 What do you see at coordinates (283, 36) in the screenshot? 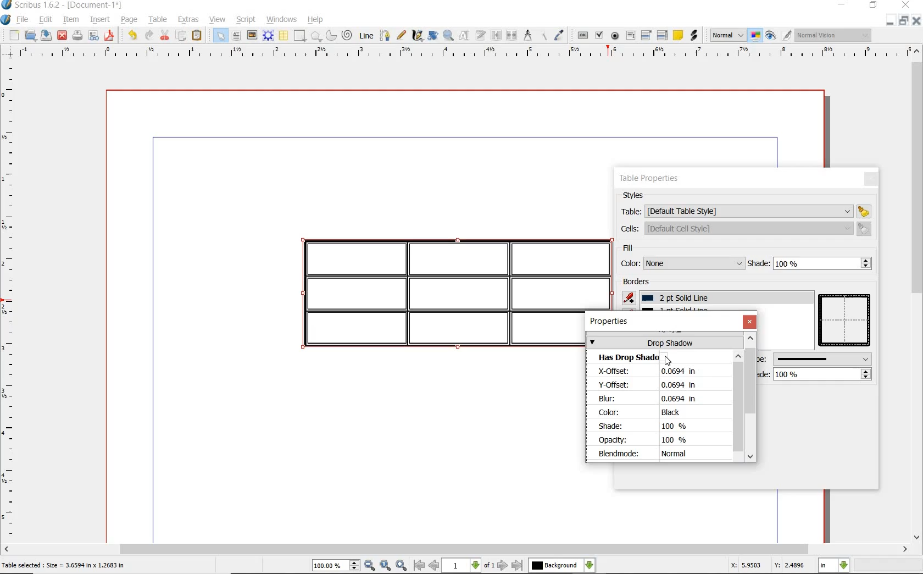
I see `table` at bounding box center [283, 36].